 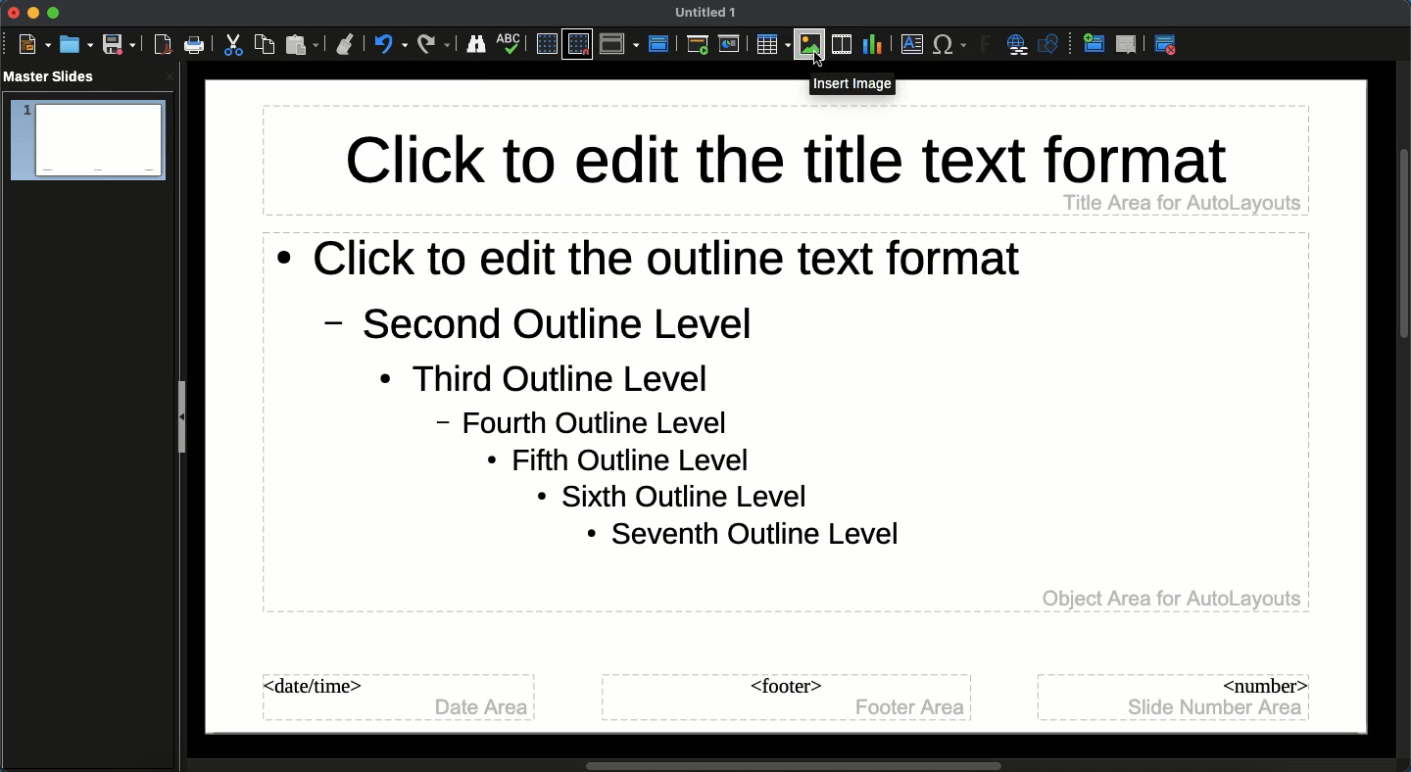 I want to click on New master, so click(x=1095, y=42).